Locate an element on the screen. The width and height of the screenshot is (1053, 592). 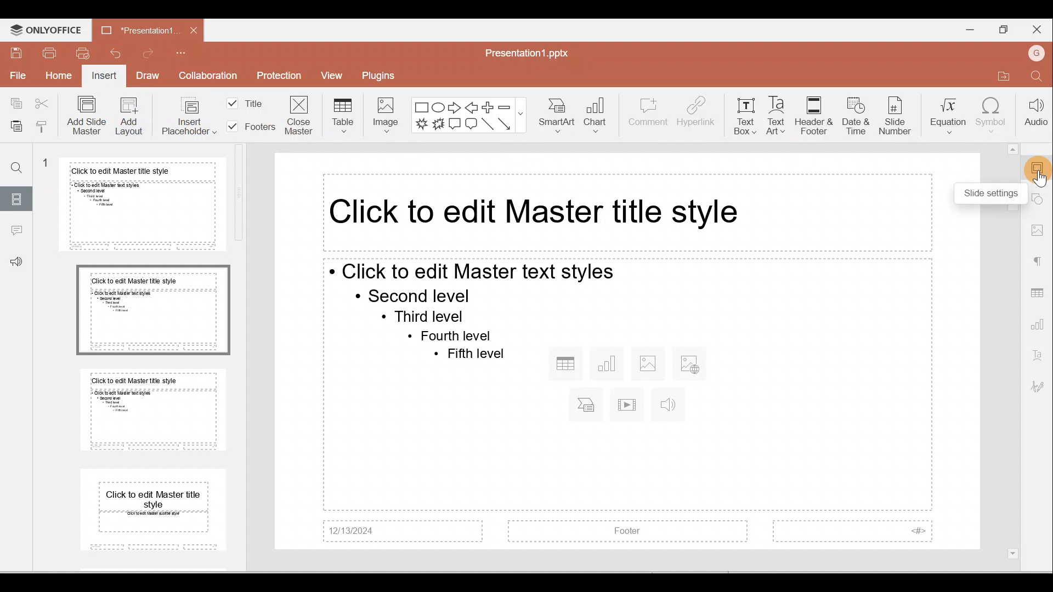
Arrow is located at coordinates (506, 124).